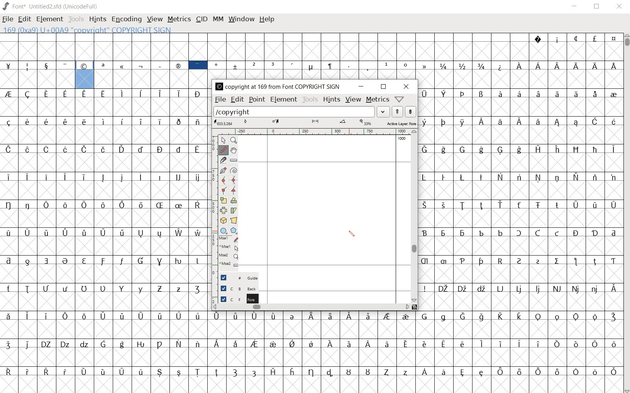  What do you see at coordinates (236, 278) in the screenshot?
I see `Guide` at bounding box center [236, 278].